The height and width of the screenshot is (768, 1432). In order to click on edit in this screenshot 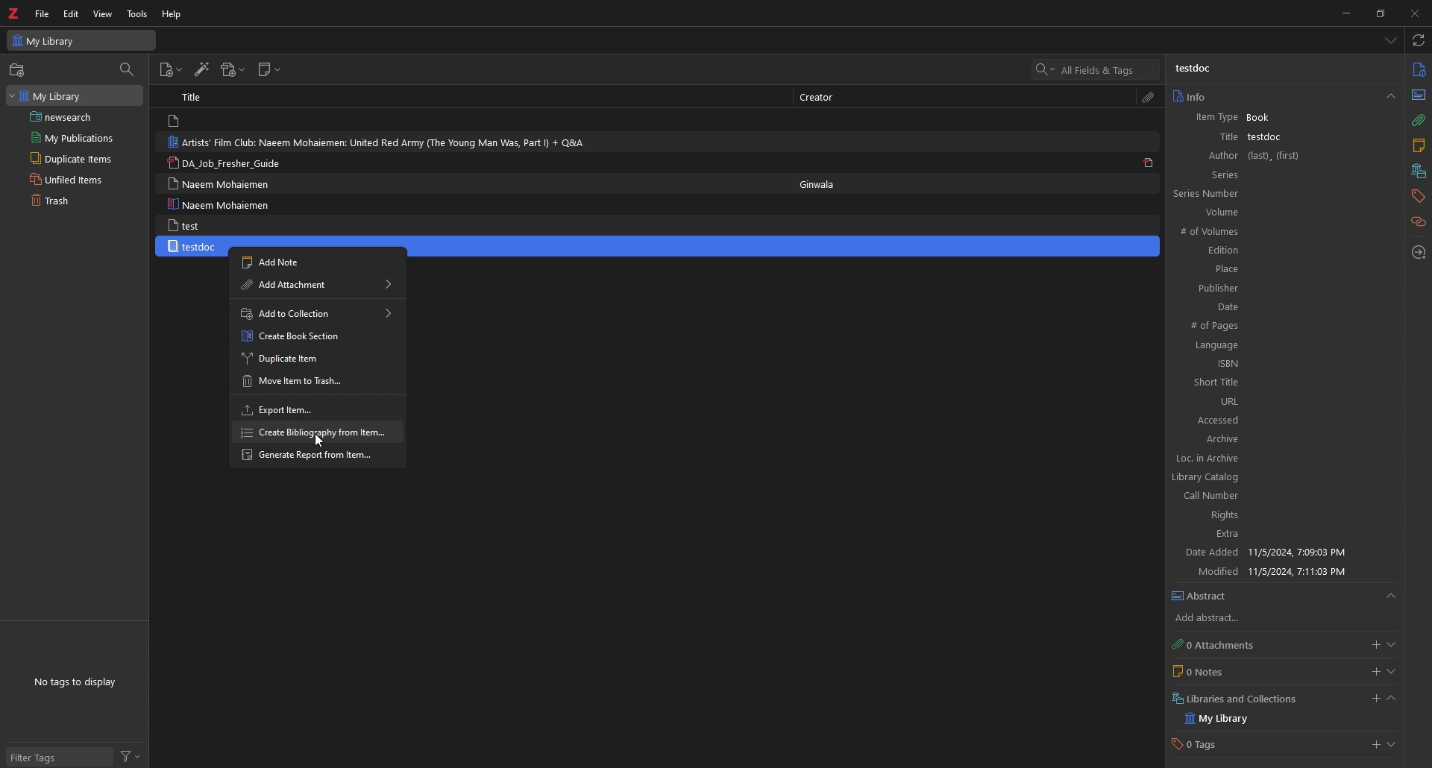, I will do `click(72, 13)`.